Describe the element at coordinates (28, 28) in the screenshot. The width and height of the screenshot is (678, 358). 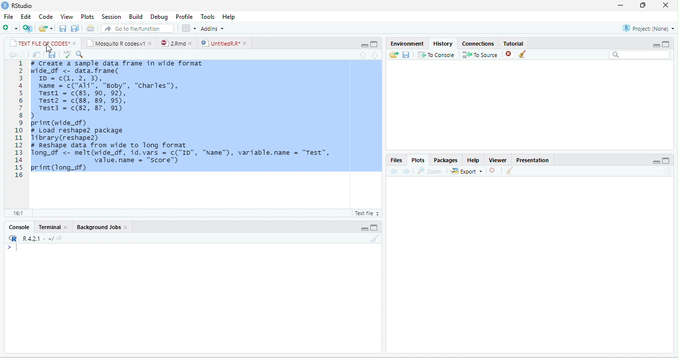
I see `new project` at that location.